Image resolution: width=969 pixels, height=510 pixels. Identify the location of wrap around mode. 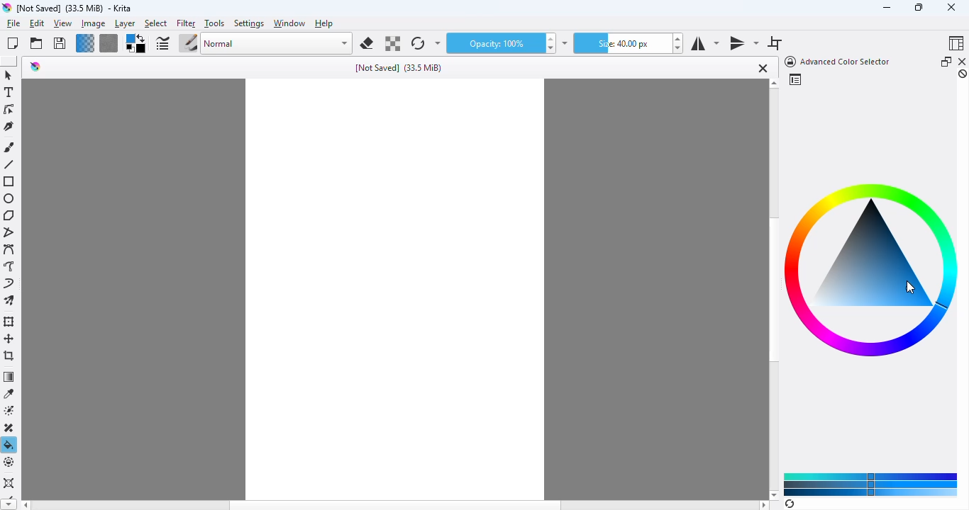
(775, 43).